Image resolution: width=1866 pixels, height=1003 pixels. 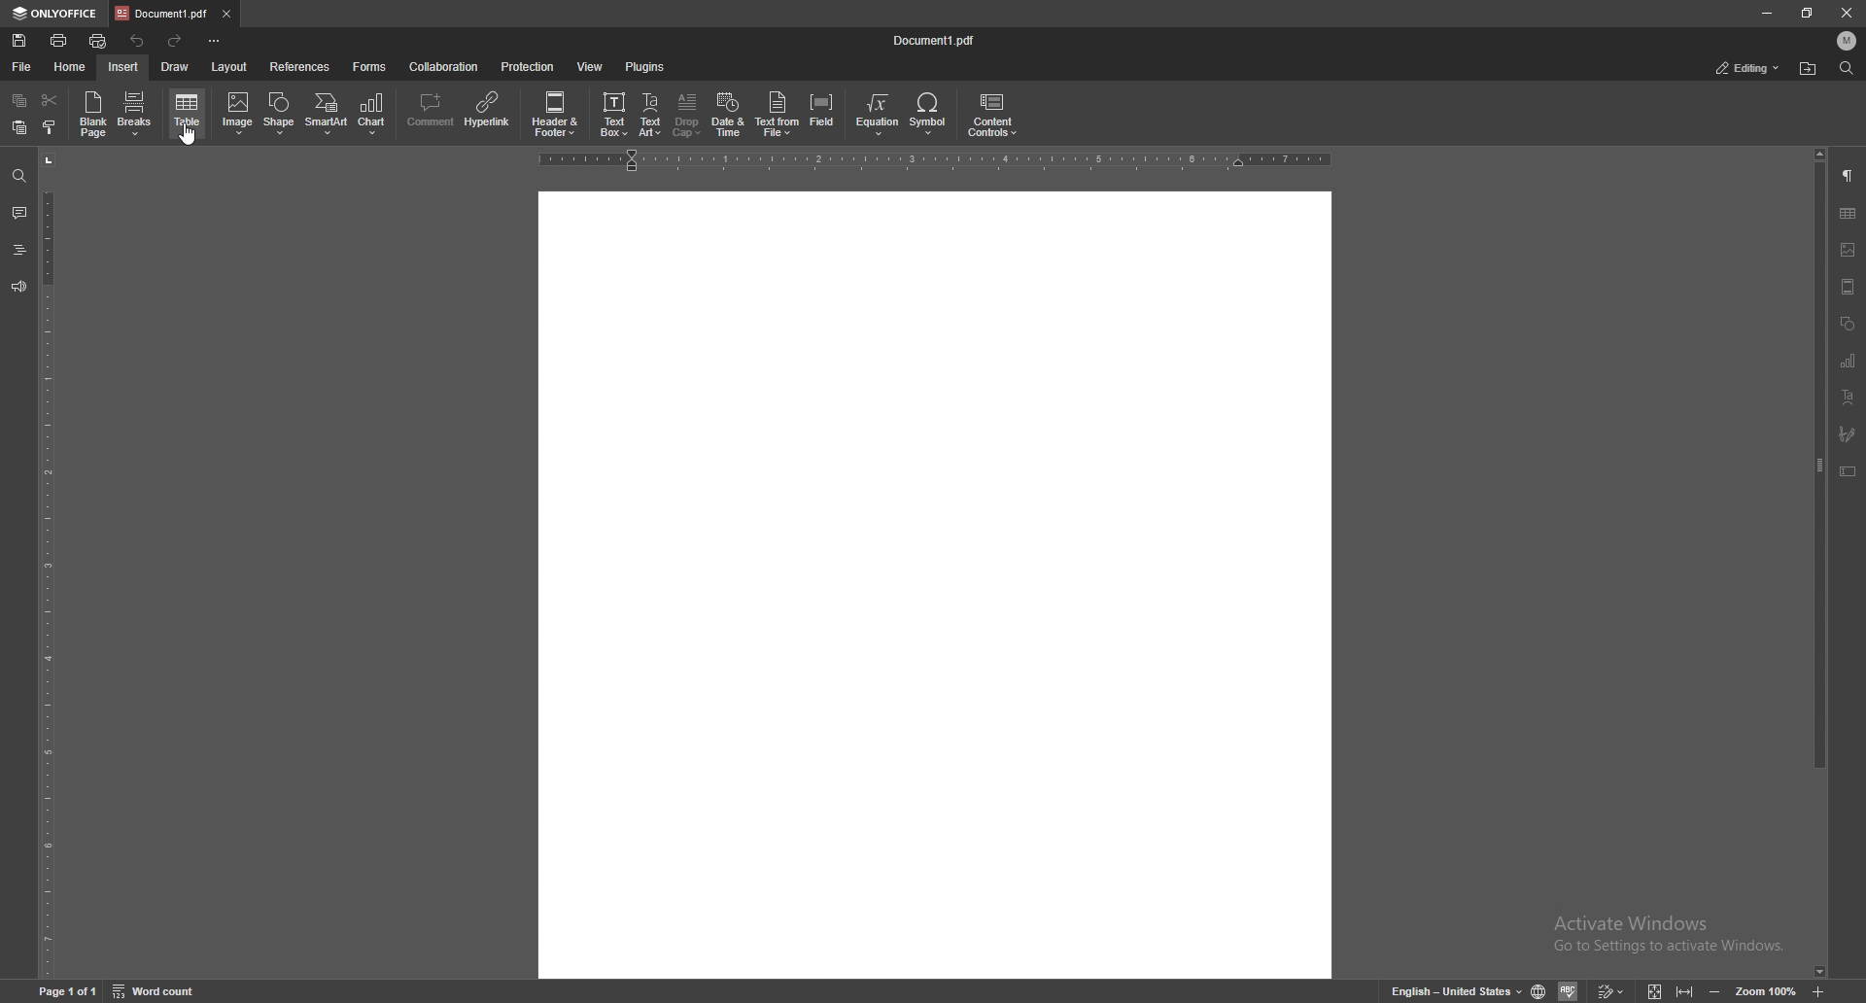 I want to click on content controls, so click(x=994, y=116).